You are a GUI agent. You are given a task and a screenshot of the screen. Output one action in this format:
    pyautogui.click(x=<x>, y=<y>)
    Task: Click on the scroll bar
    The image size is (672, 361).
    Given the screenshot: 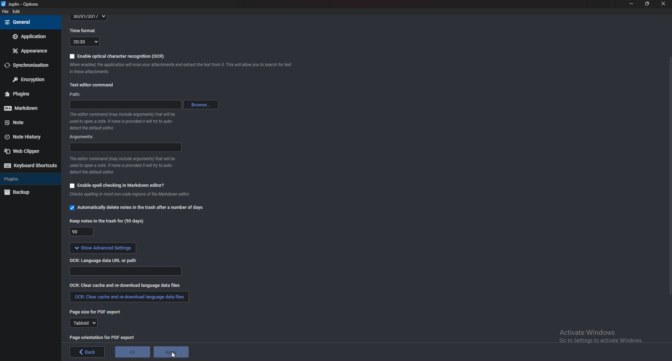 What is the action you would take?
    pyautogui.click(x=669, y=175)
    